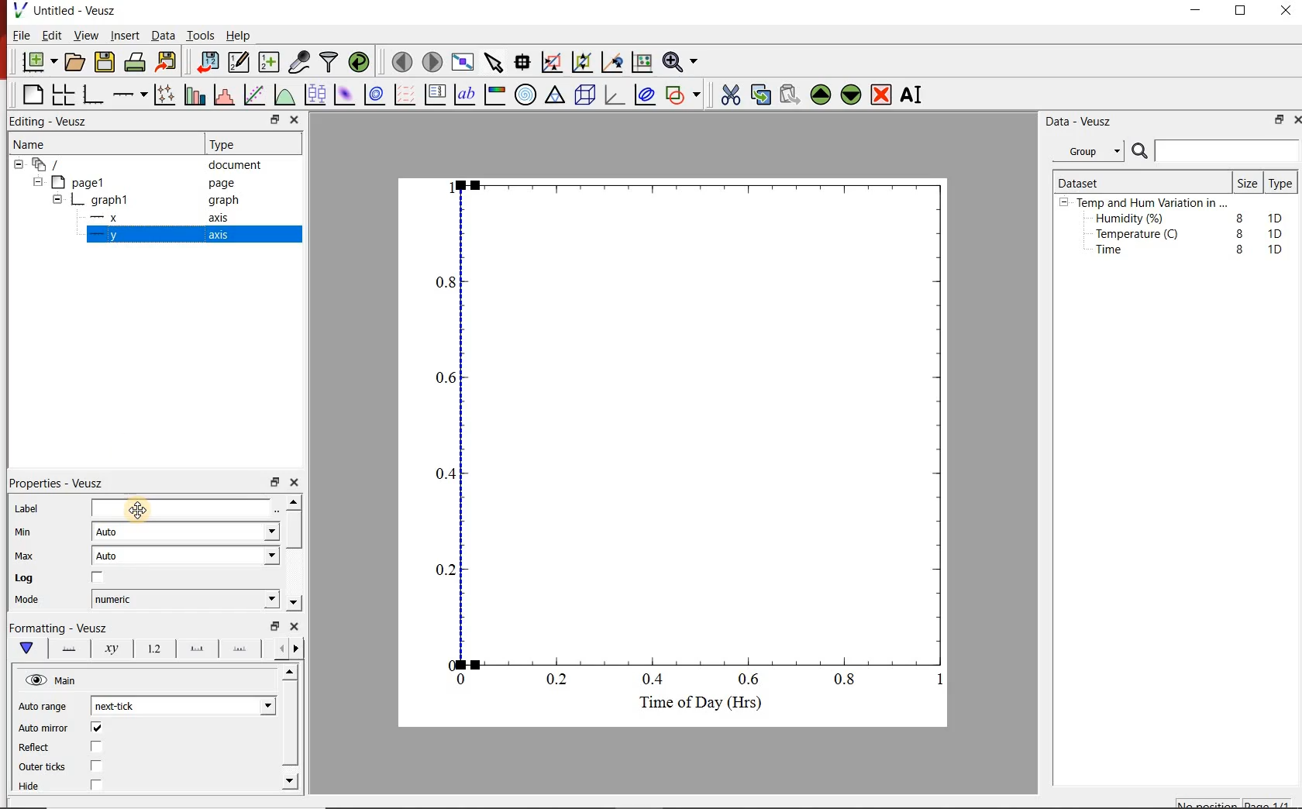  Describe the element at coordinates (1280, 233) in the screenshot. I see `1D` at that location.